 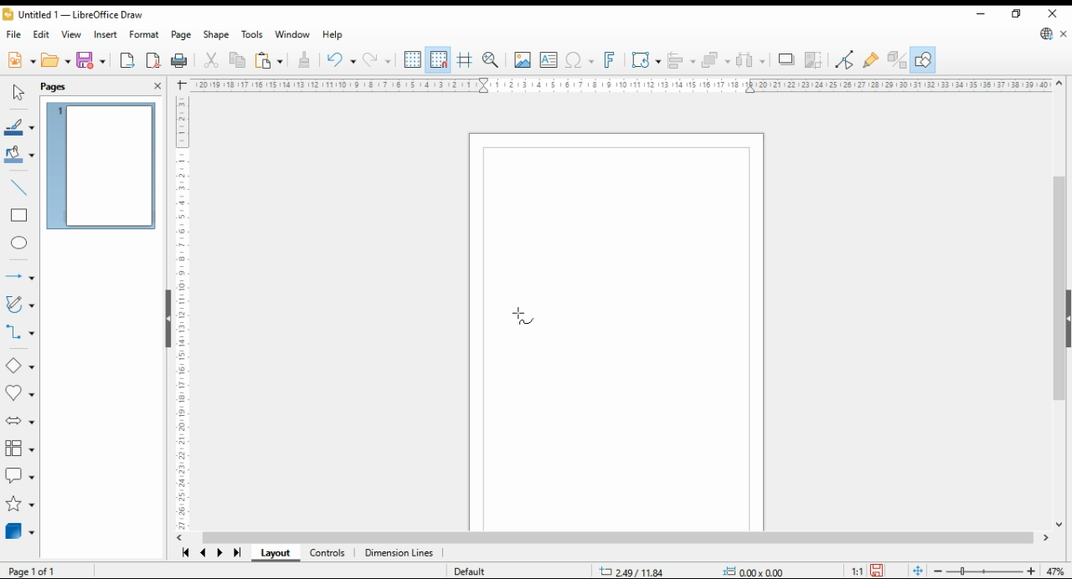 What do you see at coordinates (918, 571) in the screenshot?
I see `fit document to window` at bounding box center [918, 571].